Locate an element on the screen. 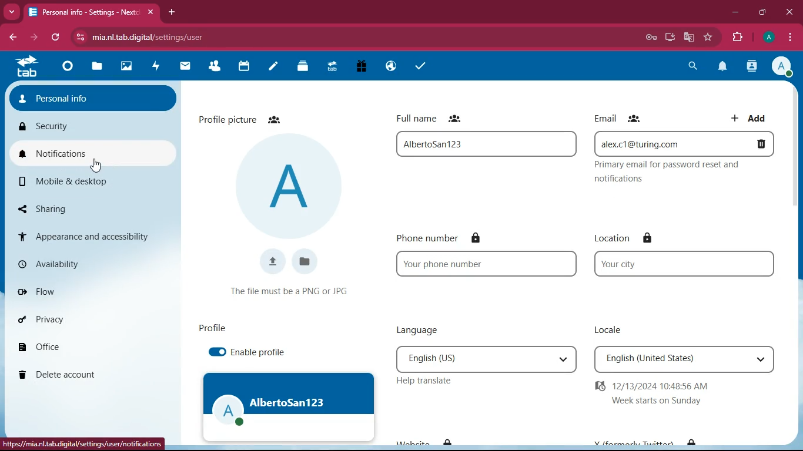  extensions is located at coordinates (738, 39).